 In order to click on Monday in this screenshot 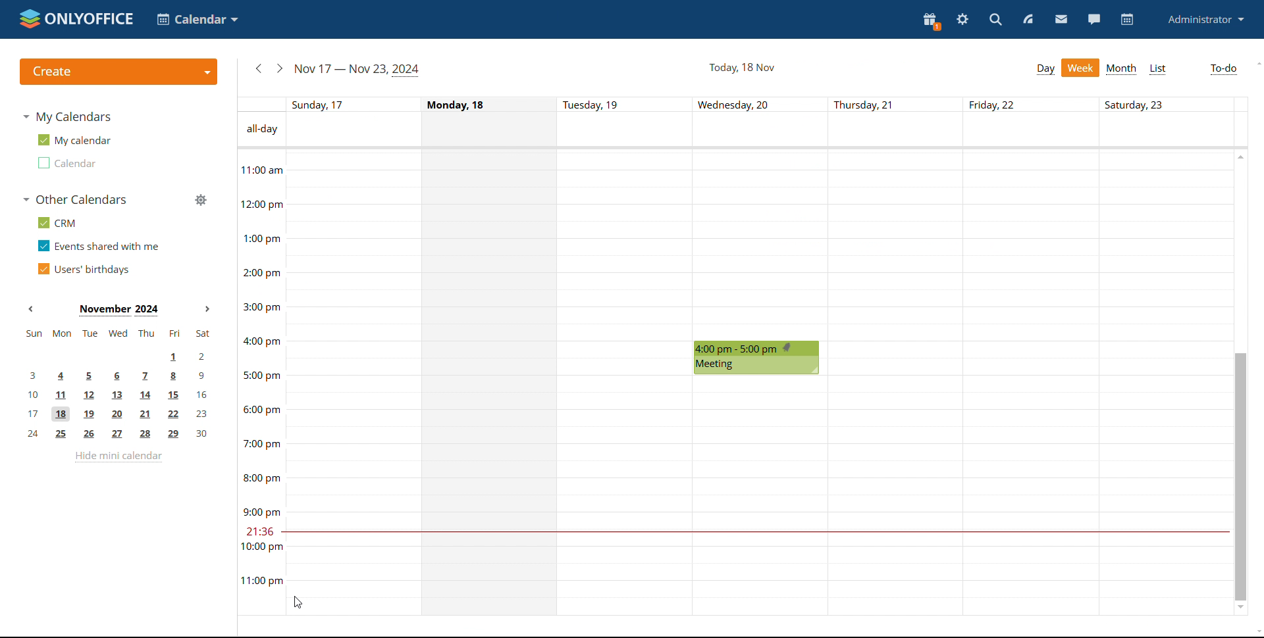, I will do `click(492, 383)`.